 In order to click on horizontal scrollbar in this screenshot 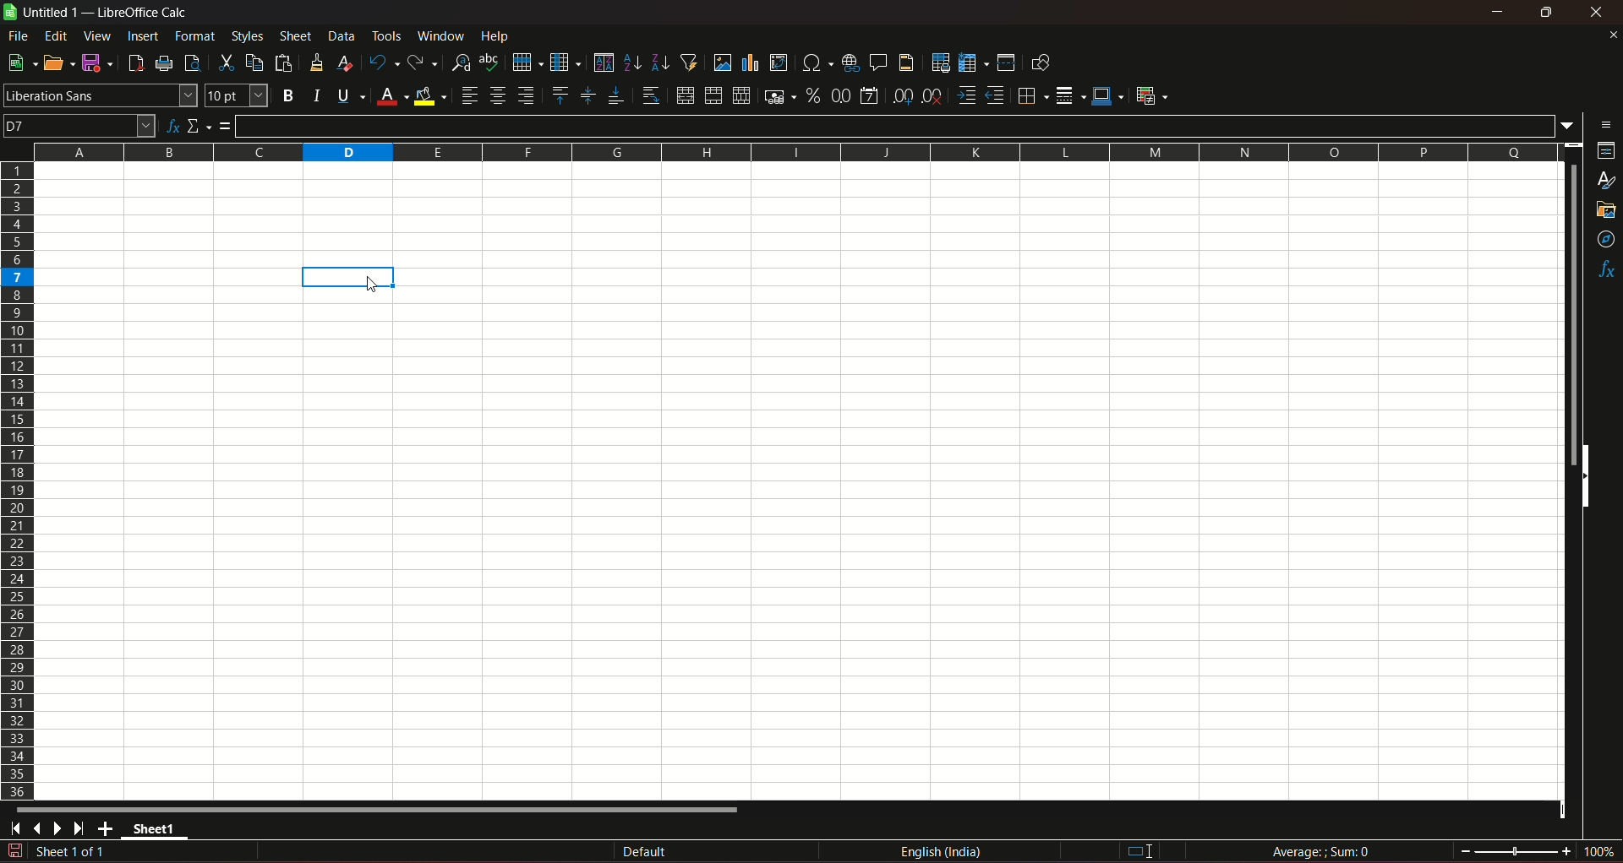, I will do `click(379, 809)`.